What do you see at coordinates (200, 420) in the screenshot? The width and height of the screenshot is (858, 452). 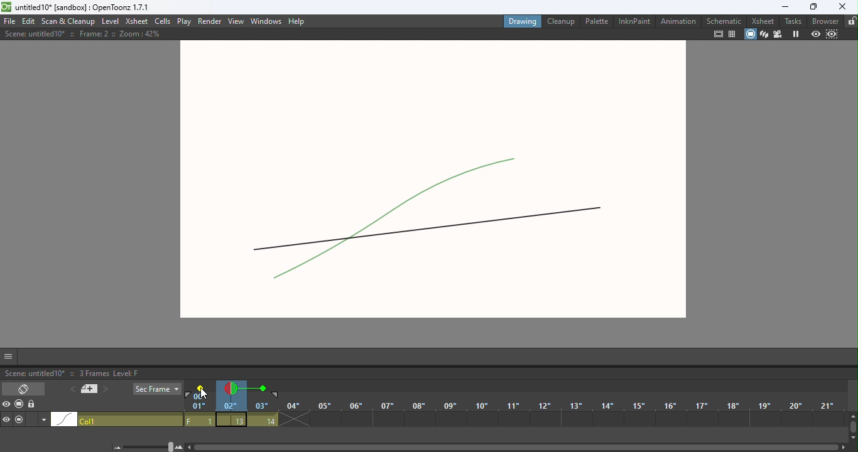 I see `F1` at bounding box center [200, 420].